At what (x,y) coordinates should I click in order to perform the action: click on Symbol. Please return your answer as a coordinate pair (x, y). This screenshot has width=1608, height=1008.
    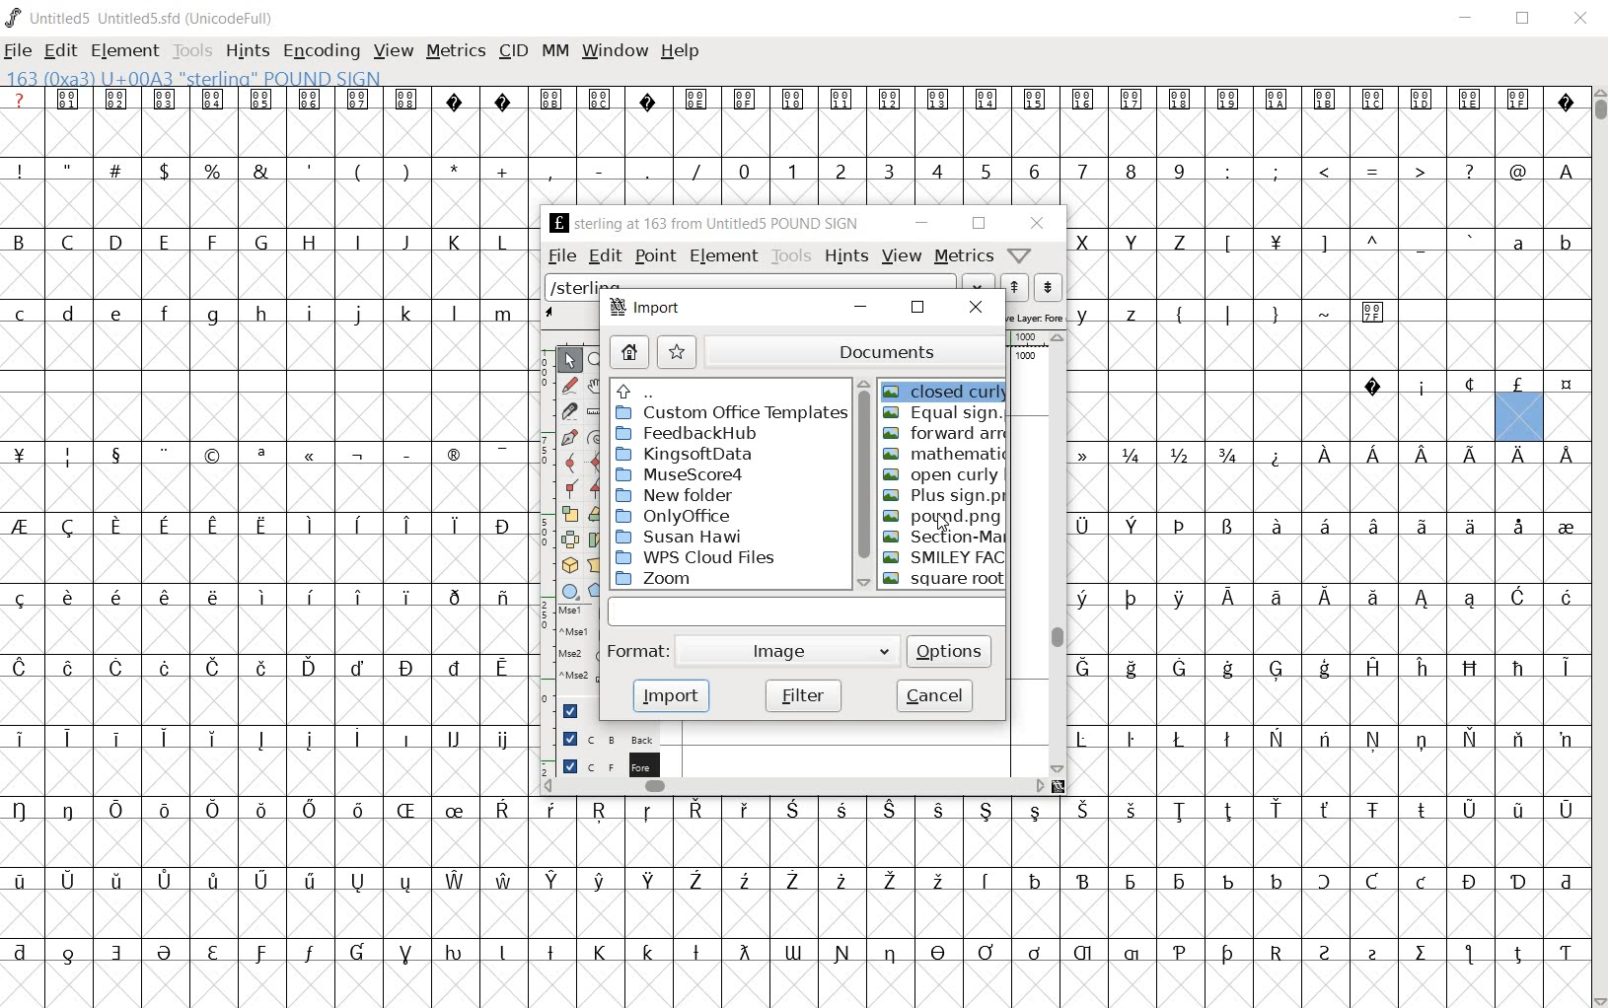
    Looking at the image, I should click on (356, 811).